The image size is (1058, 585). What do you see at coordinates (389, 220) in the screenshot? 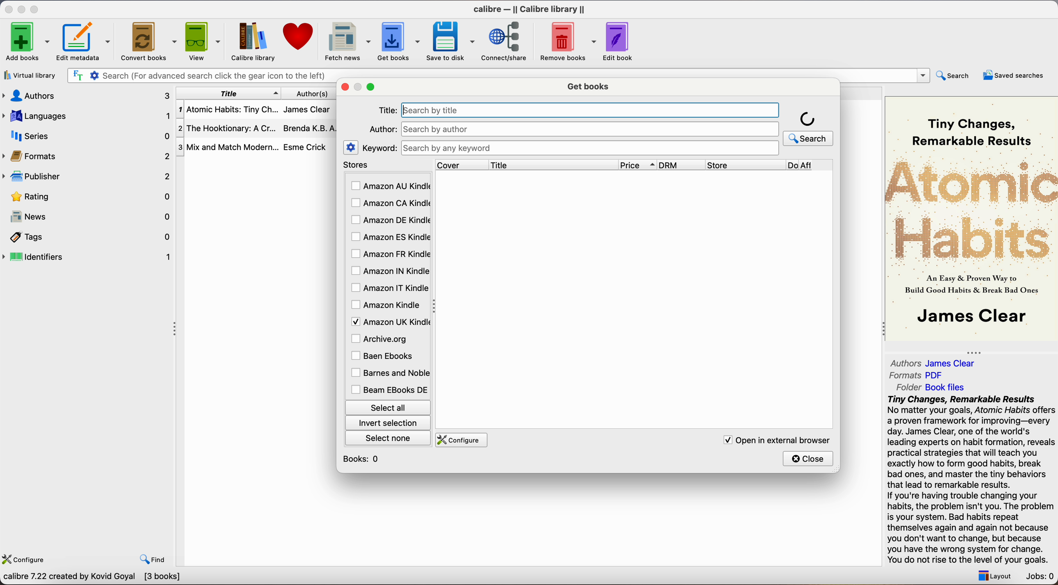
I see `amazon DE Kindle` at bounding box center [389, 220].